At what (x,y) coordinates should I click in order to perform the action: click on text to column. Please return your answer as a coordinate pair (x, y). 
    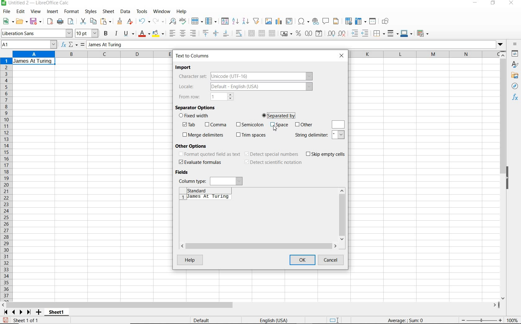
    Looking at the image, I should click on (193, 56).